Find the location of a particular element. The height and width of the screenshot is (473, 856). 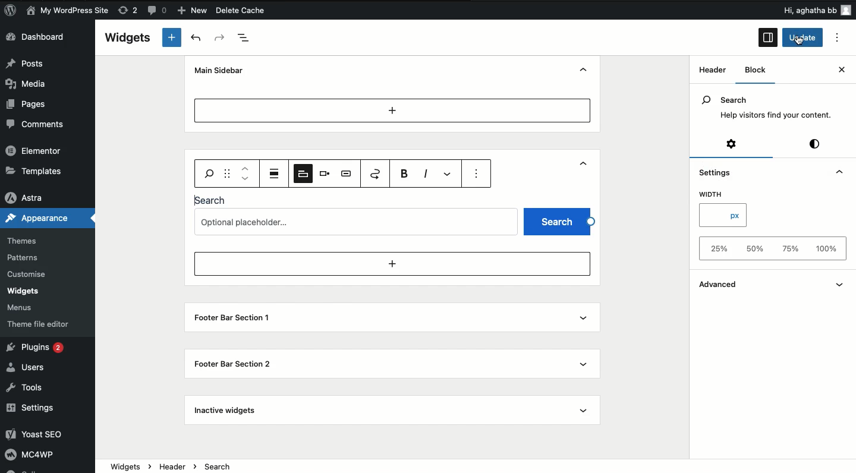

Move to widget areas is located at coordinates (376, 174).